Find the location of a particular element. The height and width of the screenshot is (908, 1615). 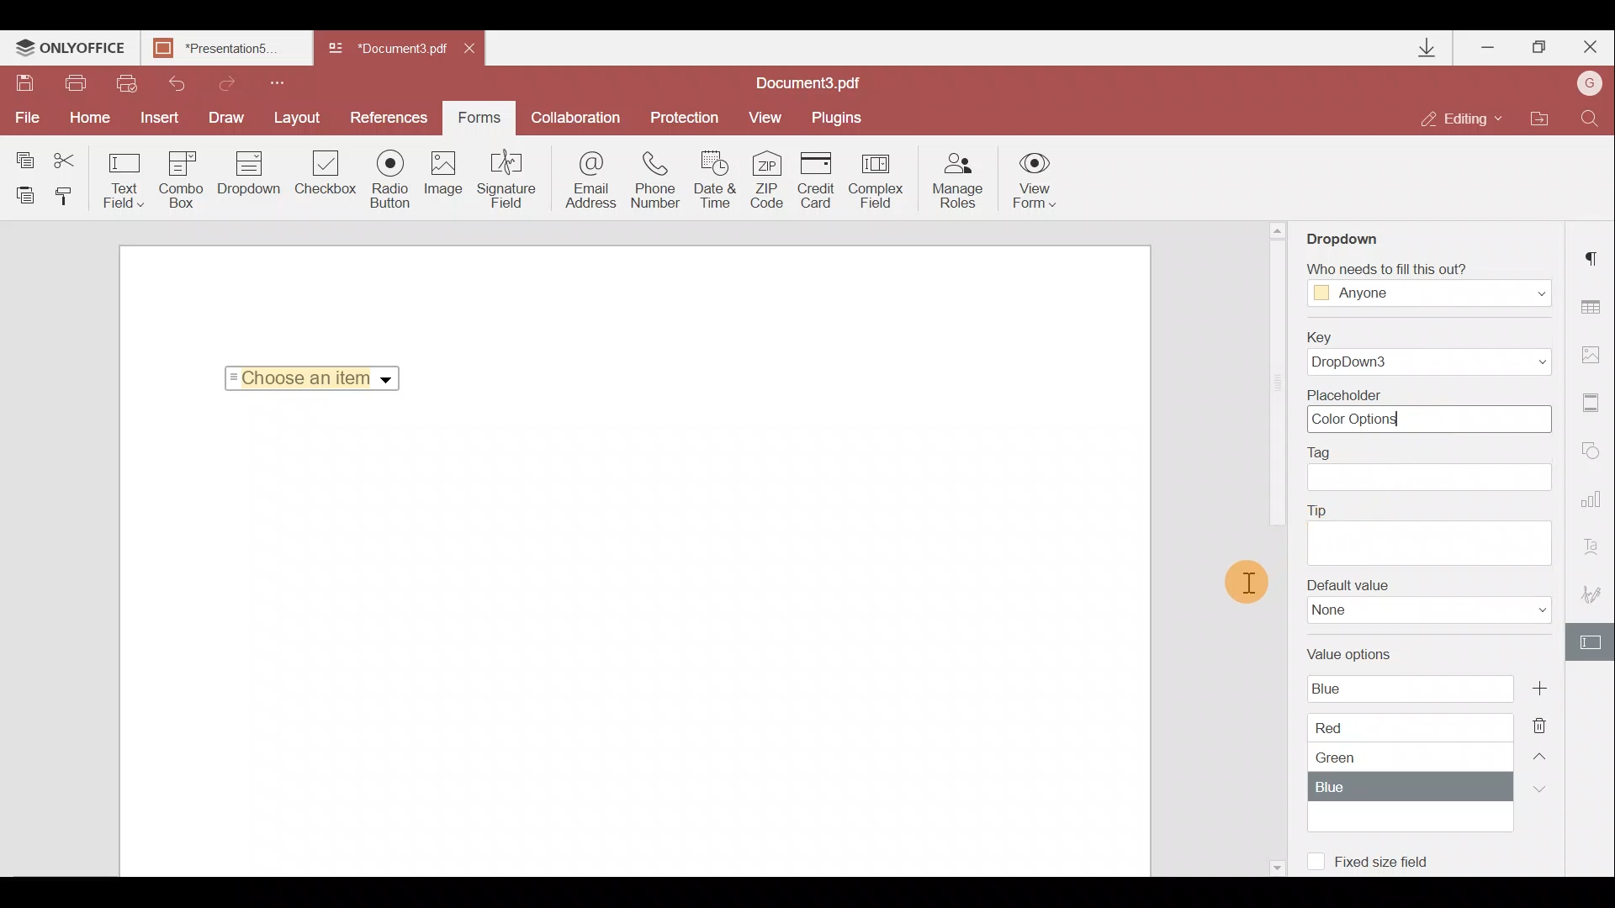

Radio is located at coordinates (393, 180).